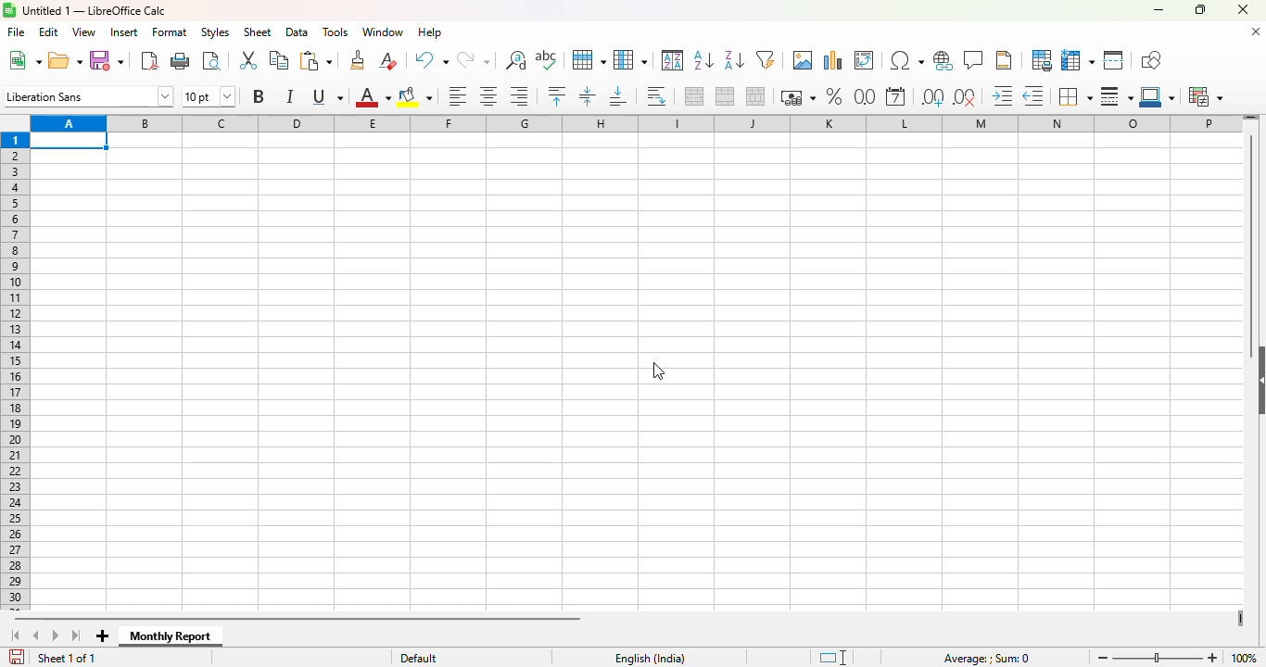 The height and width of the screenshot is (667, 1266). I want to click on column, so click(630, 60).